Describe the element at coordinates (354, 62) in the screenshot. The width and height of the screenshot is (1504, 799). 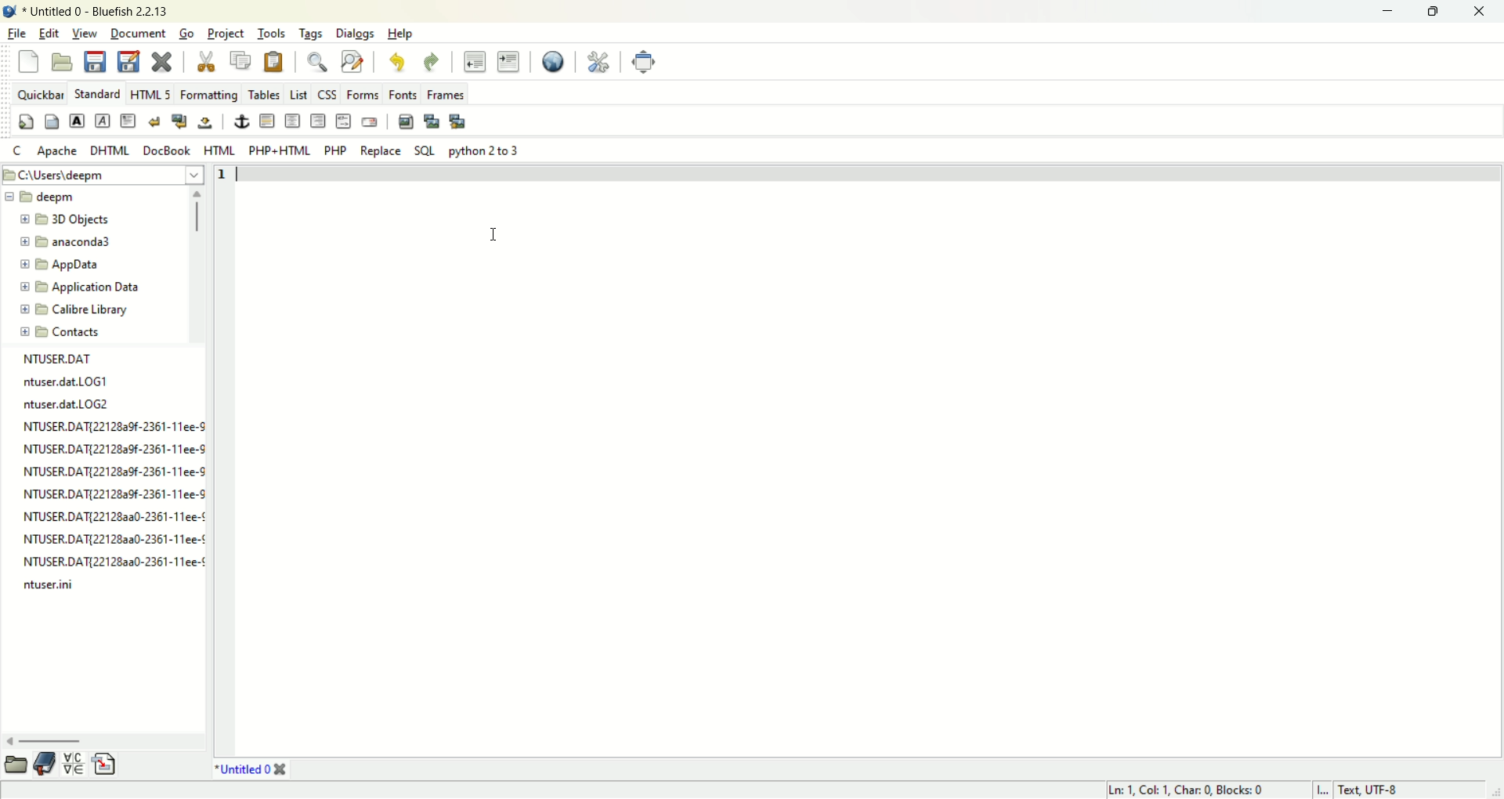
I see `advanced find and replace` at that location.